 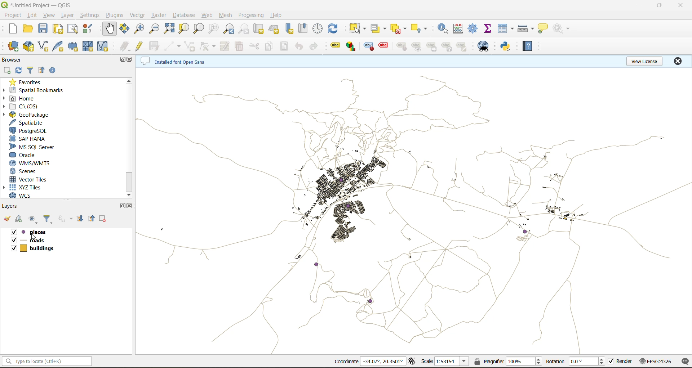 What do you see at coordinates (227, 46) in the screenshot?
I see `modify` at bounding box center [227, 46].